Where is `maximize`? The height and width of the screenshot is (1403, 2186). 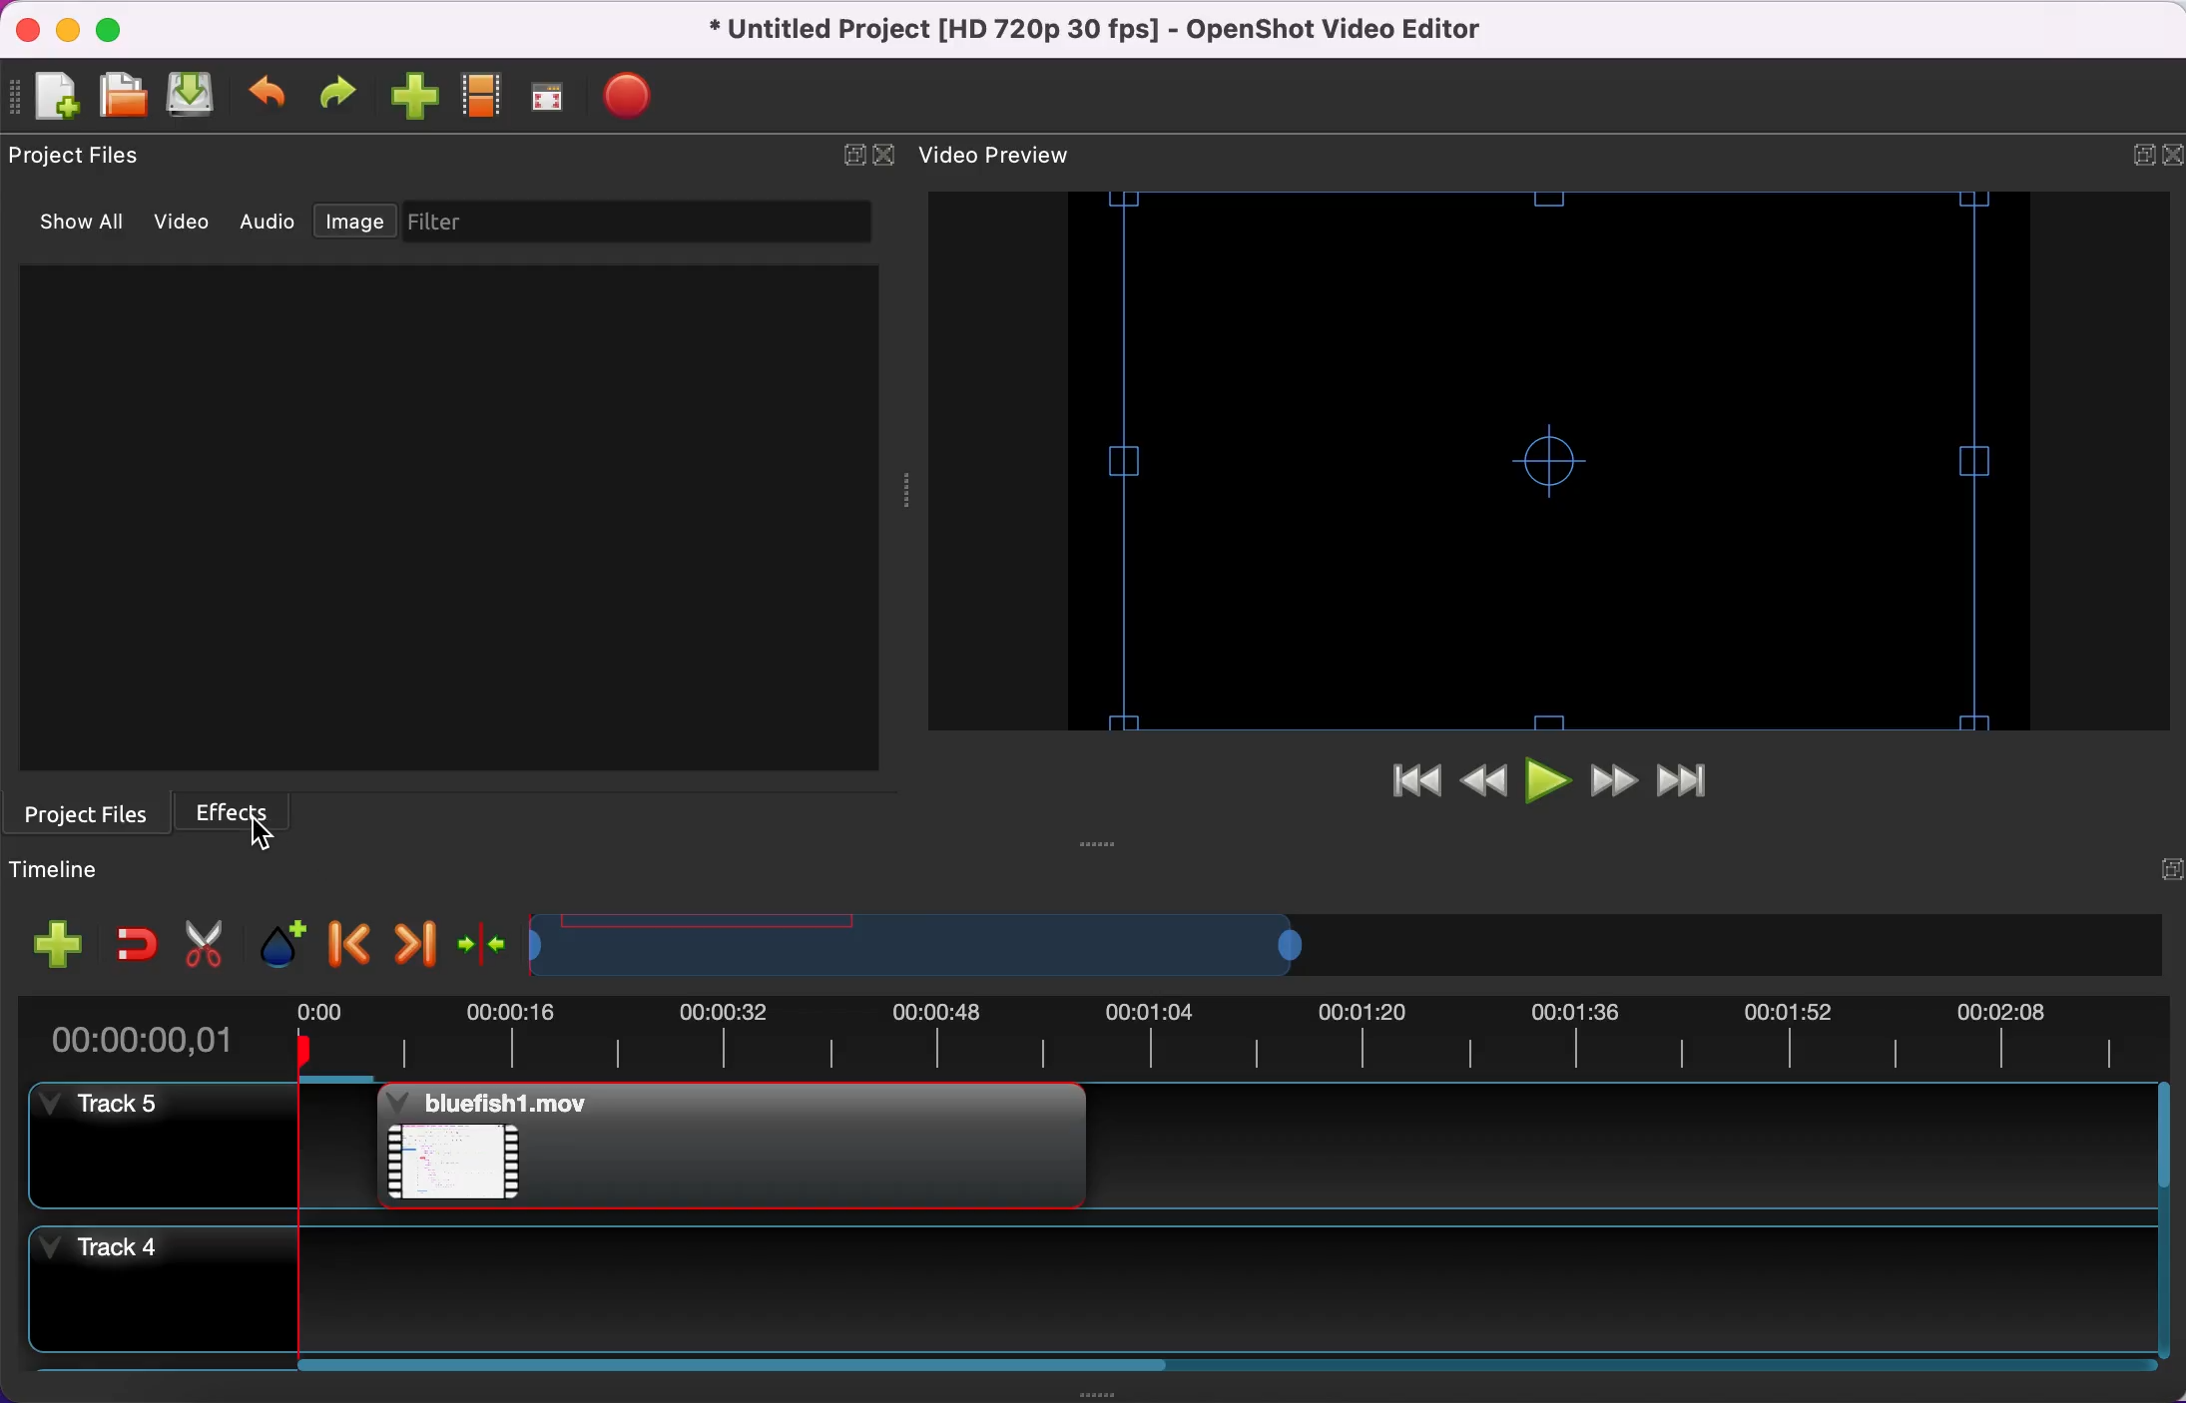
maximize is located at coordinates (114, 29).